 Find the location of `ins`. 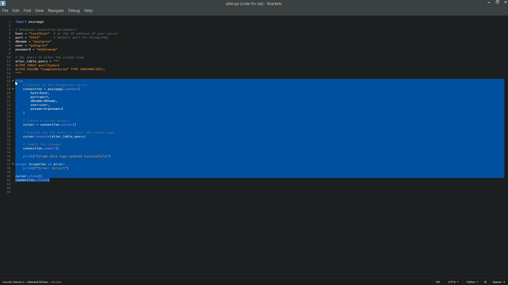

ins is located at coordinates (438, 283).